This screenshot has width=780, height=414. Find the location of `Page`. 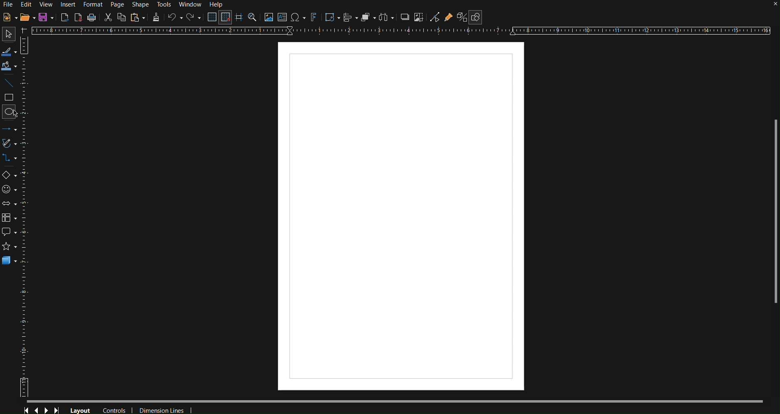

Page is located at coordinates (119, 5).